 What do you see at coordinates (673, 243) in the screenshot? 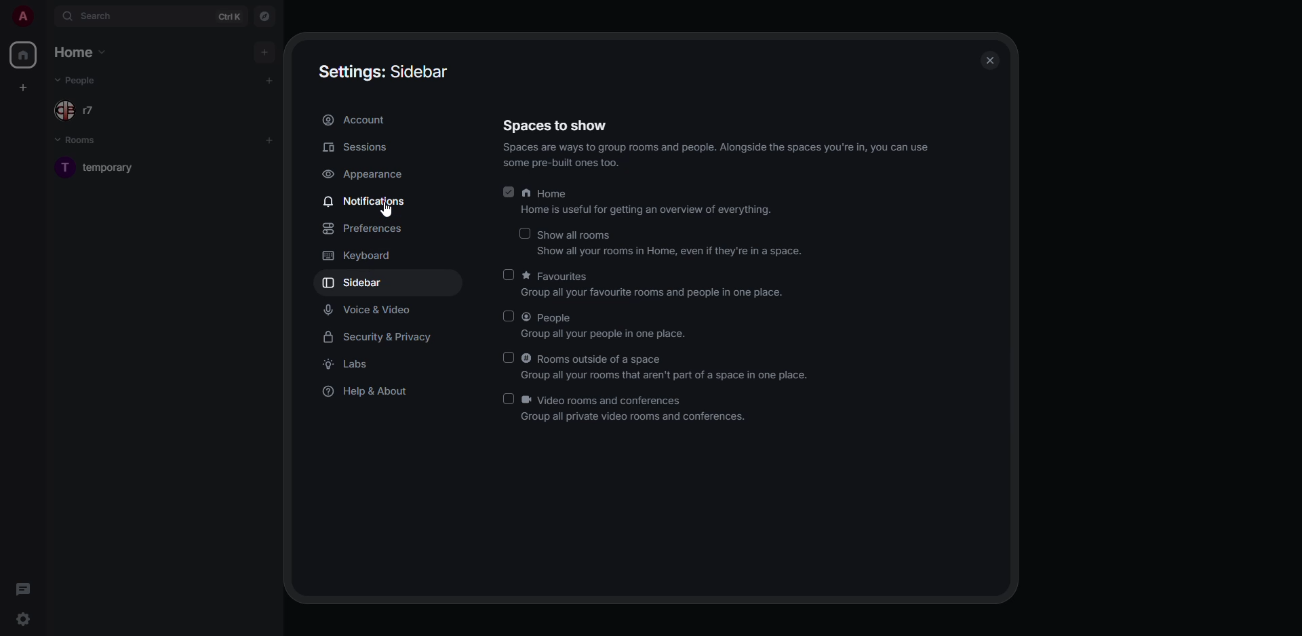
I see `show all rooms` at bounding box center [673, 243].